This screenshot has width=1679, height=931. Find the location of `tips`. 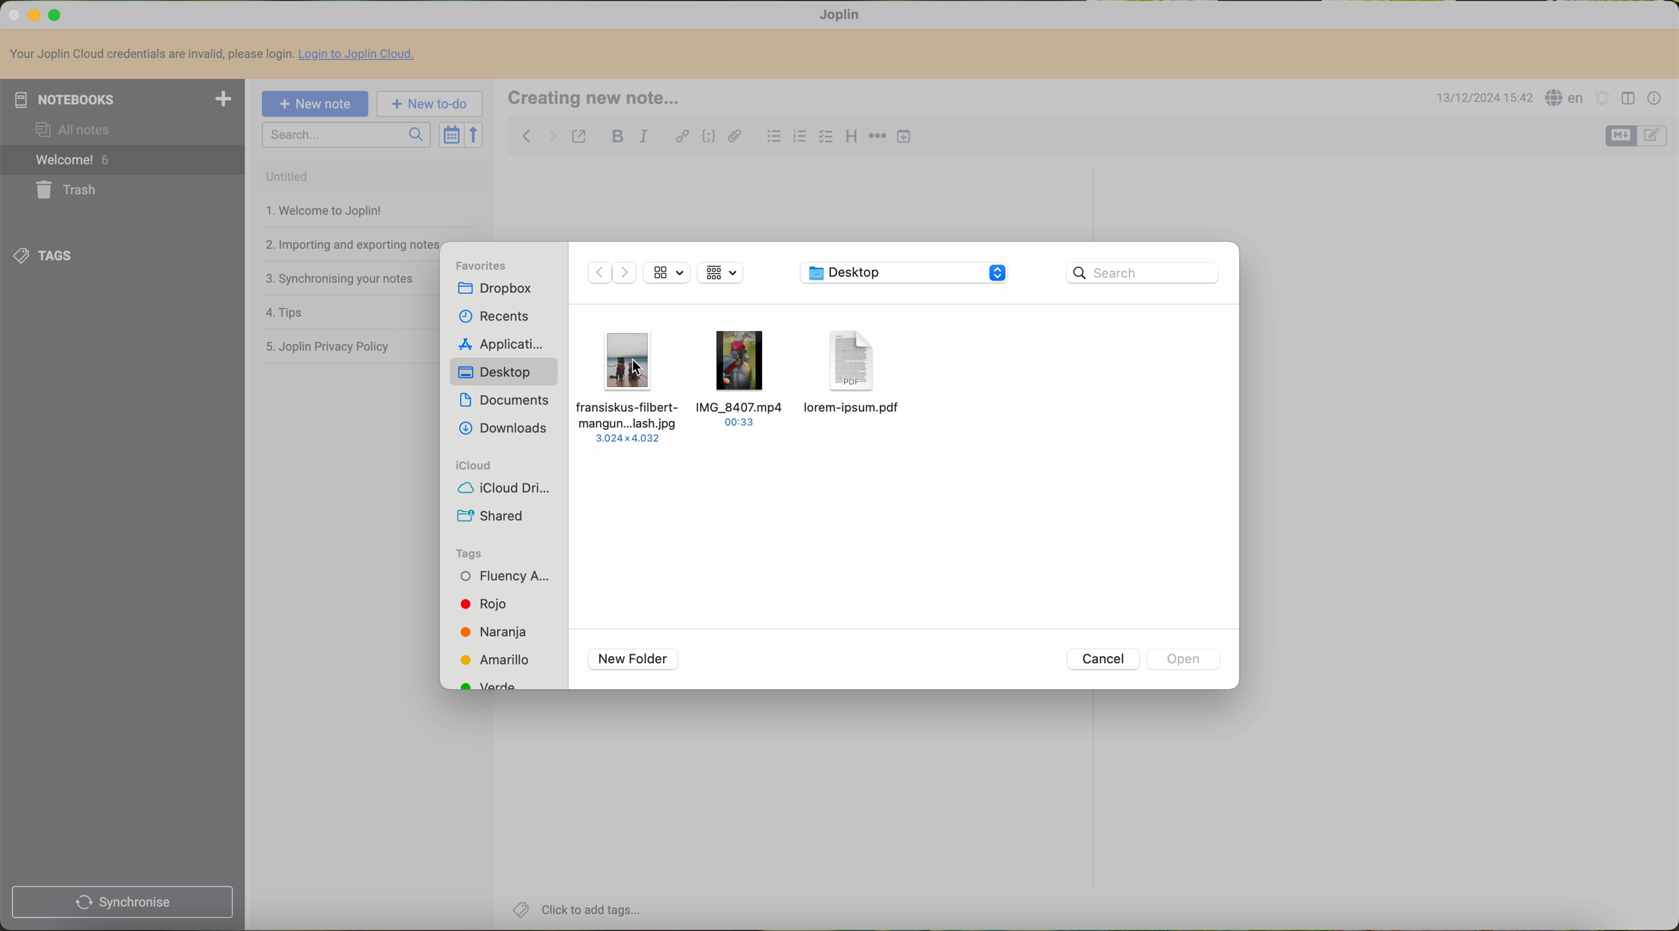

tips is located at coordinates (281, 312).